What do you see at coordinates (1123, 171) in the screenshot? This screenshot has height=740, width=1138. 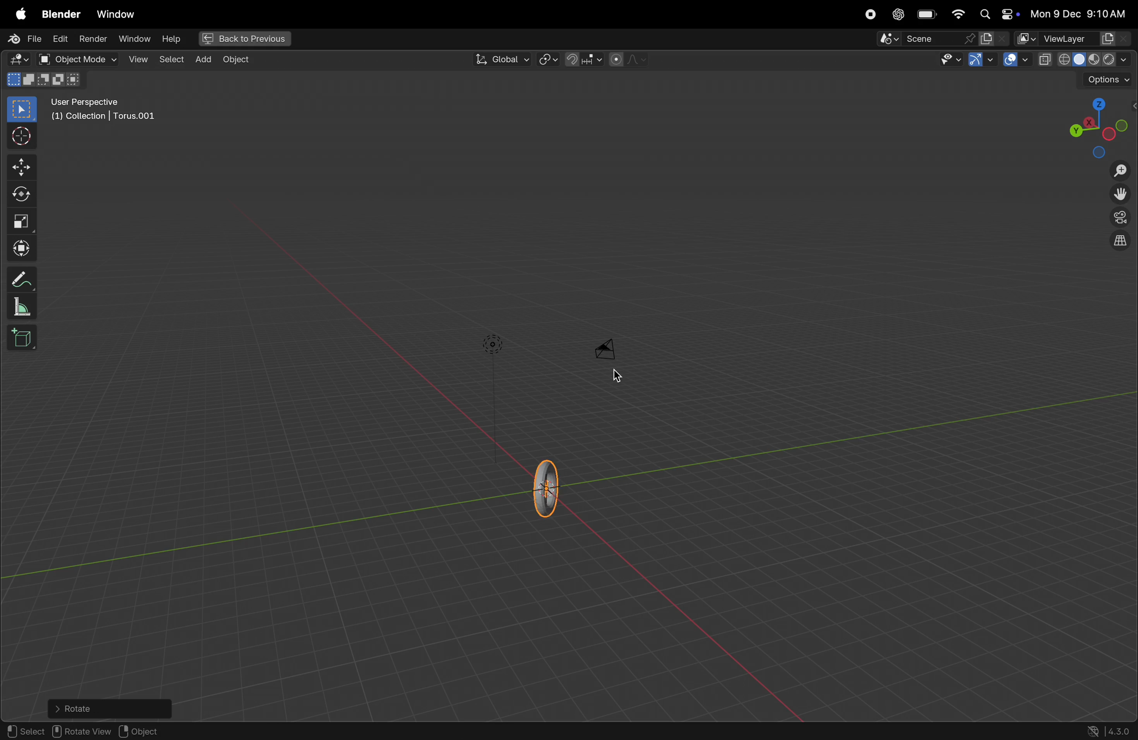 I see `zoom in zoom out` at bounding box center [1123, 171].